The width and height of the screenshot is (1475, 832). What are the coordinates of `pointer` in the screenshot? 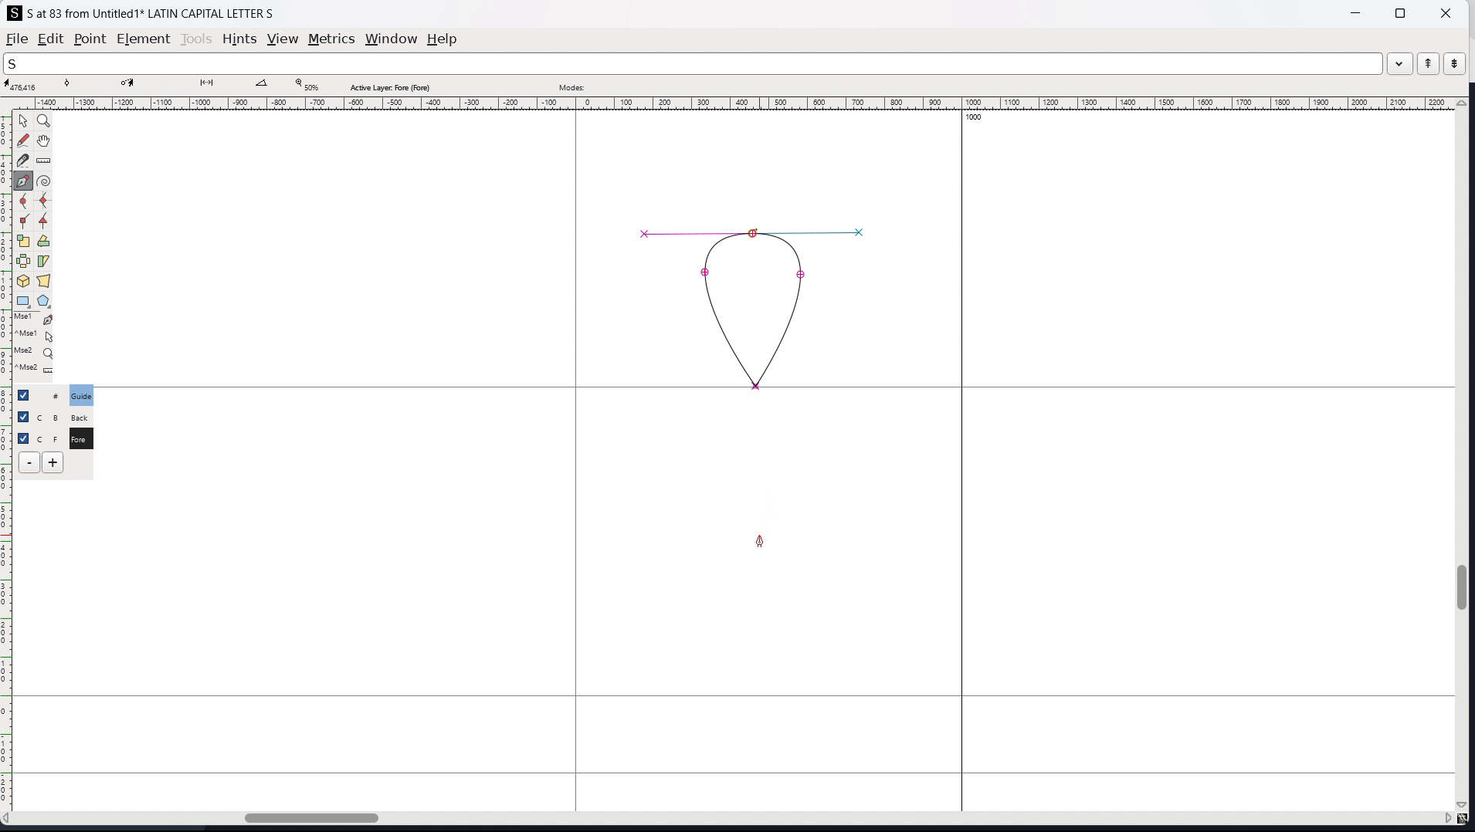 It's located at (24, 120).